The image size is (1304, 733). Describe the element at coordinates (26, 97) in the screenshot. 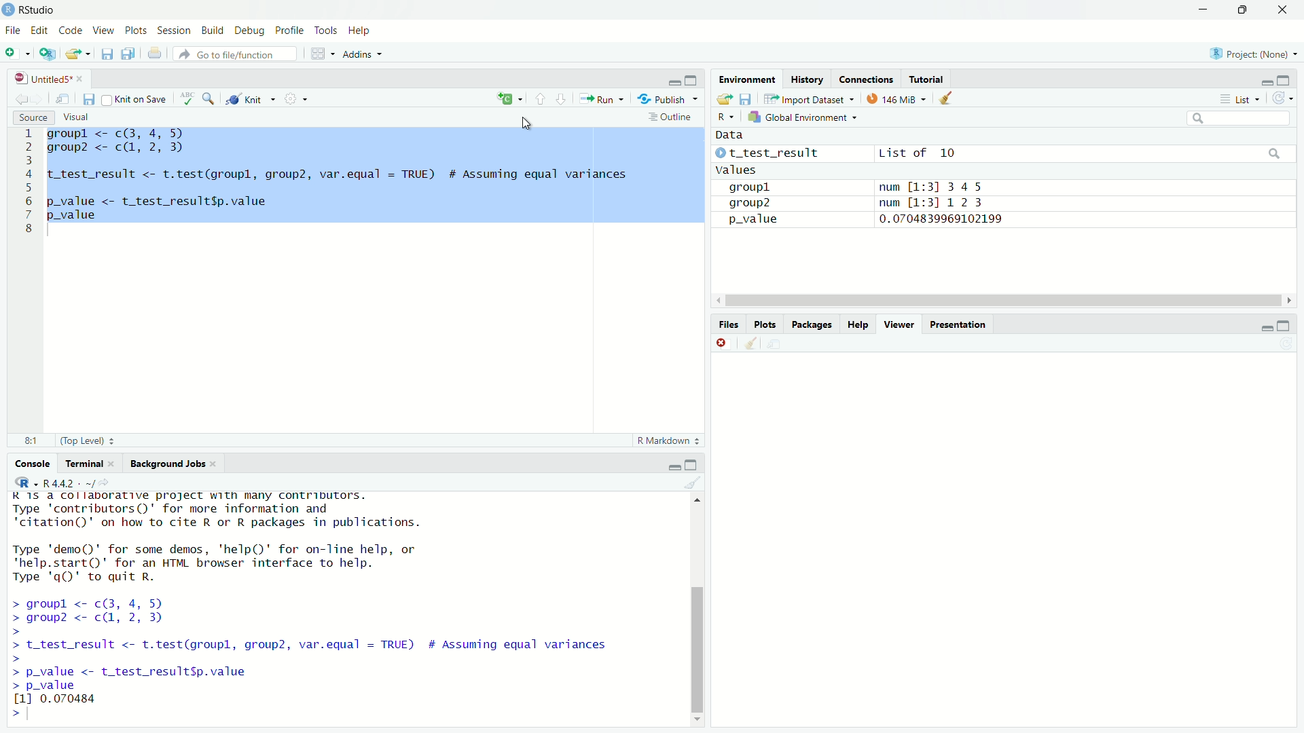

I see `go back` at that location.